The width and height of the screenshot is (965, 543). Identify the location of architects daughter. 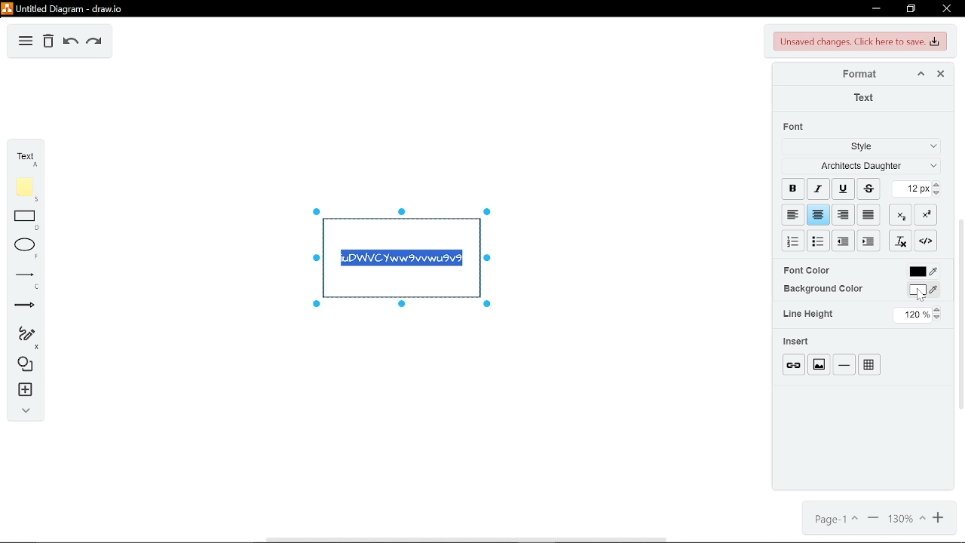
(859, 167).